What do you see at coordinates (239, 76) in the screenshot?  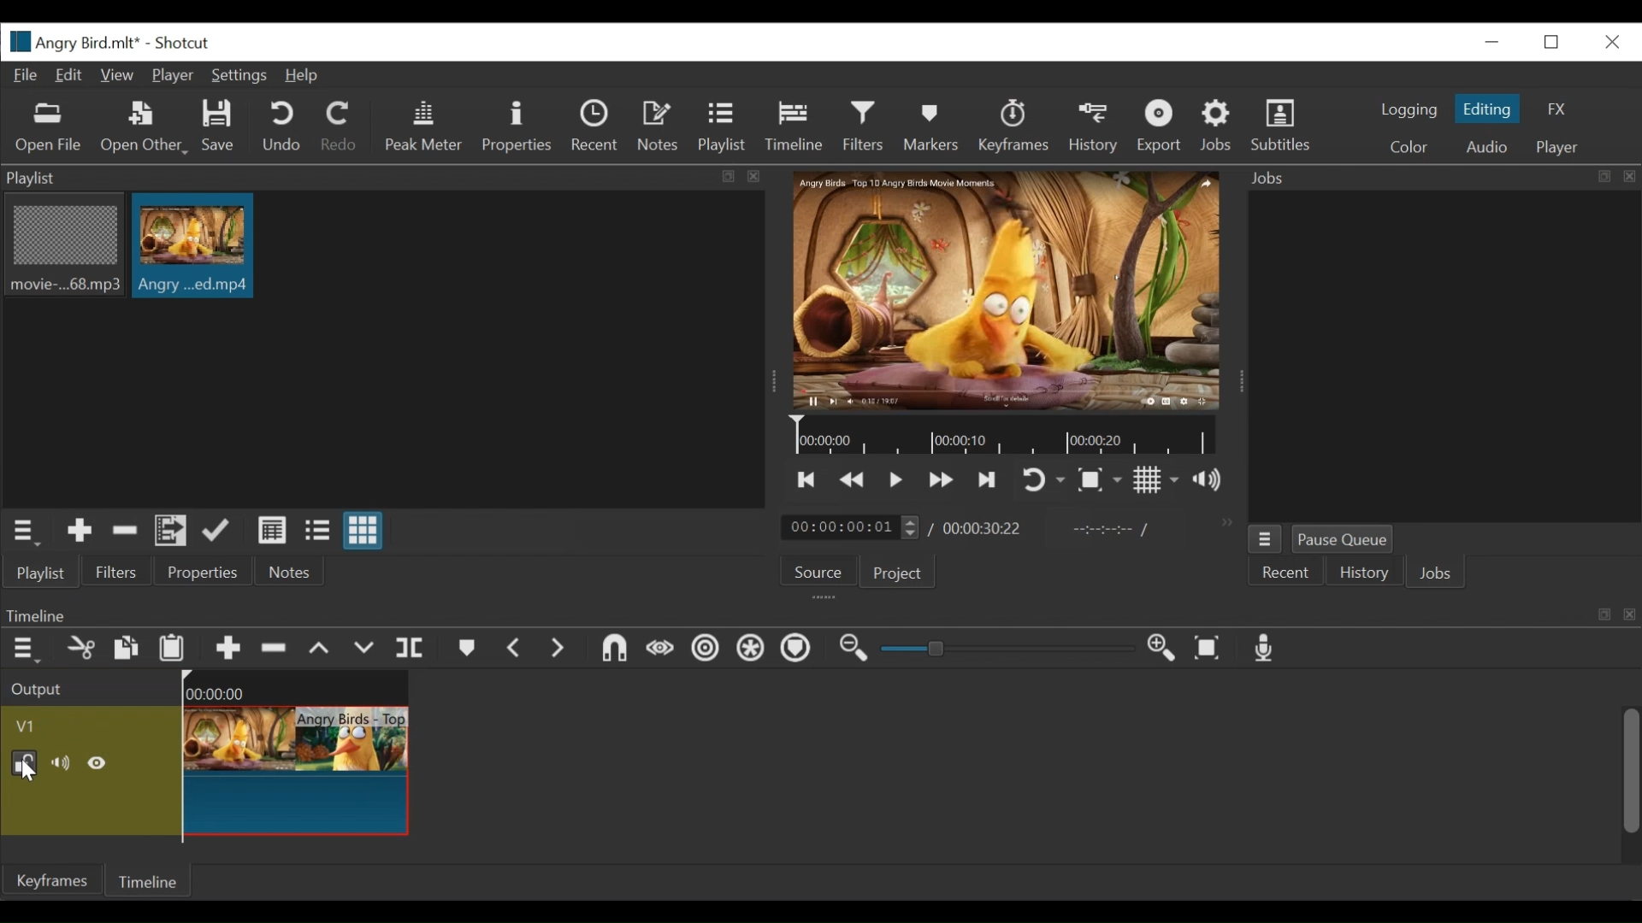 I see `Settings` at bounding box center [239, 76].